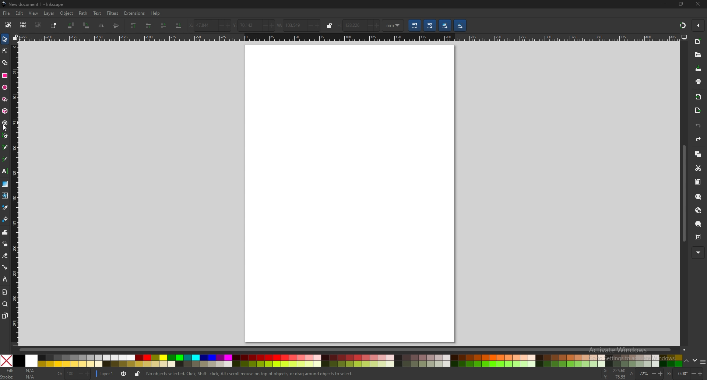 This screenshot has height=380, width=707. Describe the element at coordinates (698, 154) in the screenshot. I see `copy` at that location.